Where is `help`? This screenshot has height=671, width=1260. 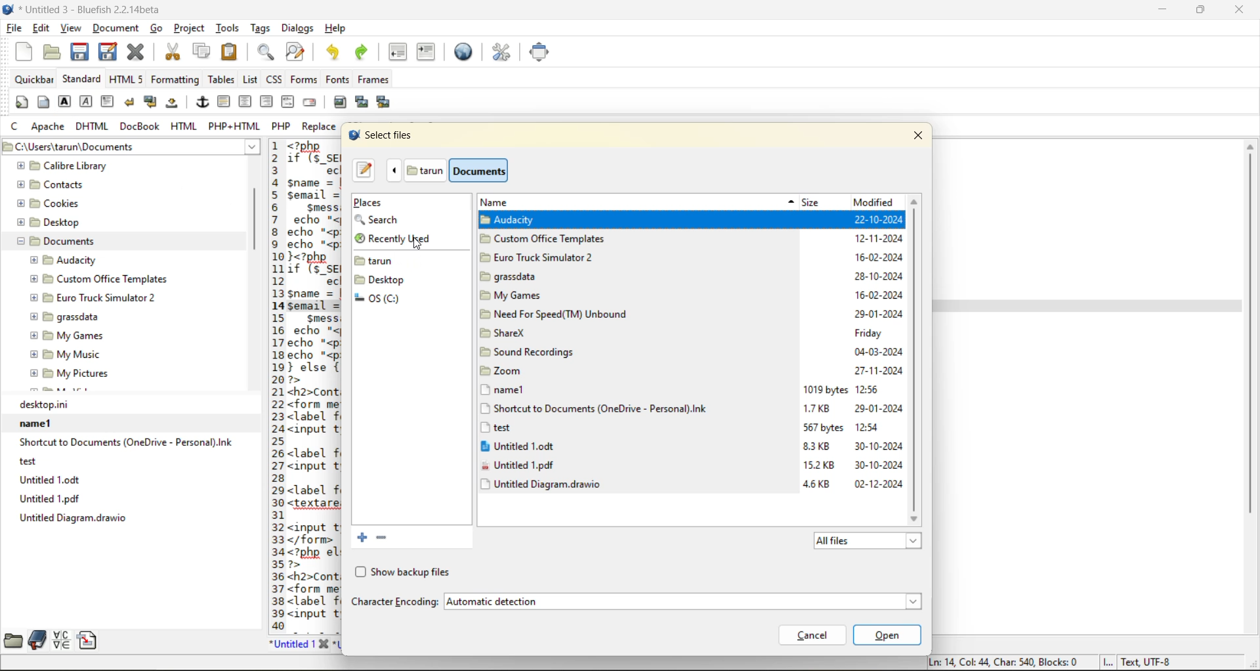 help is located at coordinates (335, 28).